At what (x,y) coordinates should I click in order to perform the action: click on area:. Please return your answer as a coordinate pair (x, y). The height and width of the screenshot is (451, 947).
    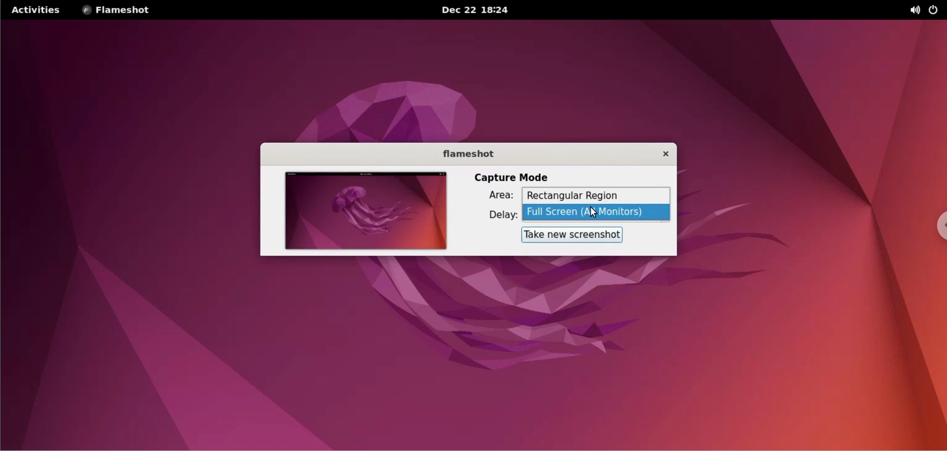
    Looking at the image, I should click on (495, 195).